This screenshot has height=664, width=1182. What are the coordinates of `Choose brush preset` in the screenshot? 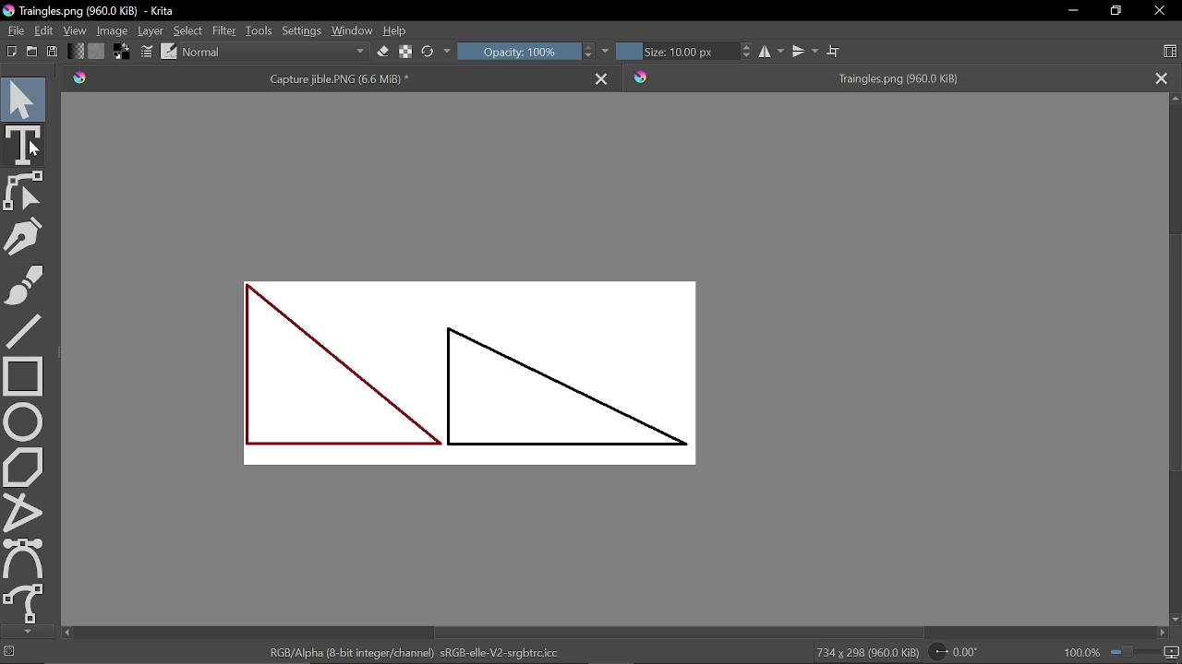 It's located at (169, 51).